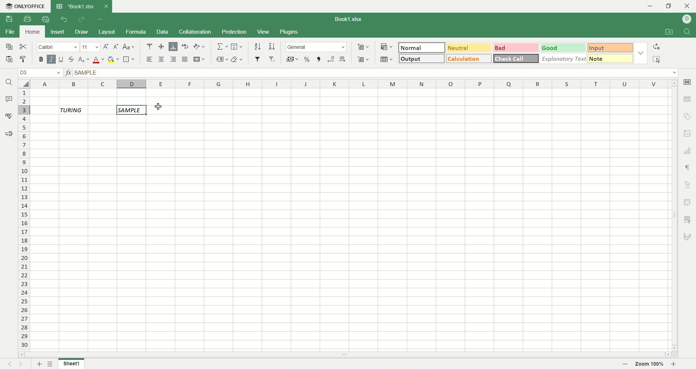 Image resolution: width=696 pixels, height=370 pixels. Describe the element at coordinates (687, 19) in the screenshot. I see `username` at that location.